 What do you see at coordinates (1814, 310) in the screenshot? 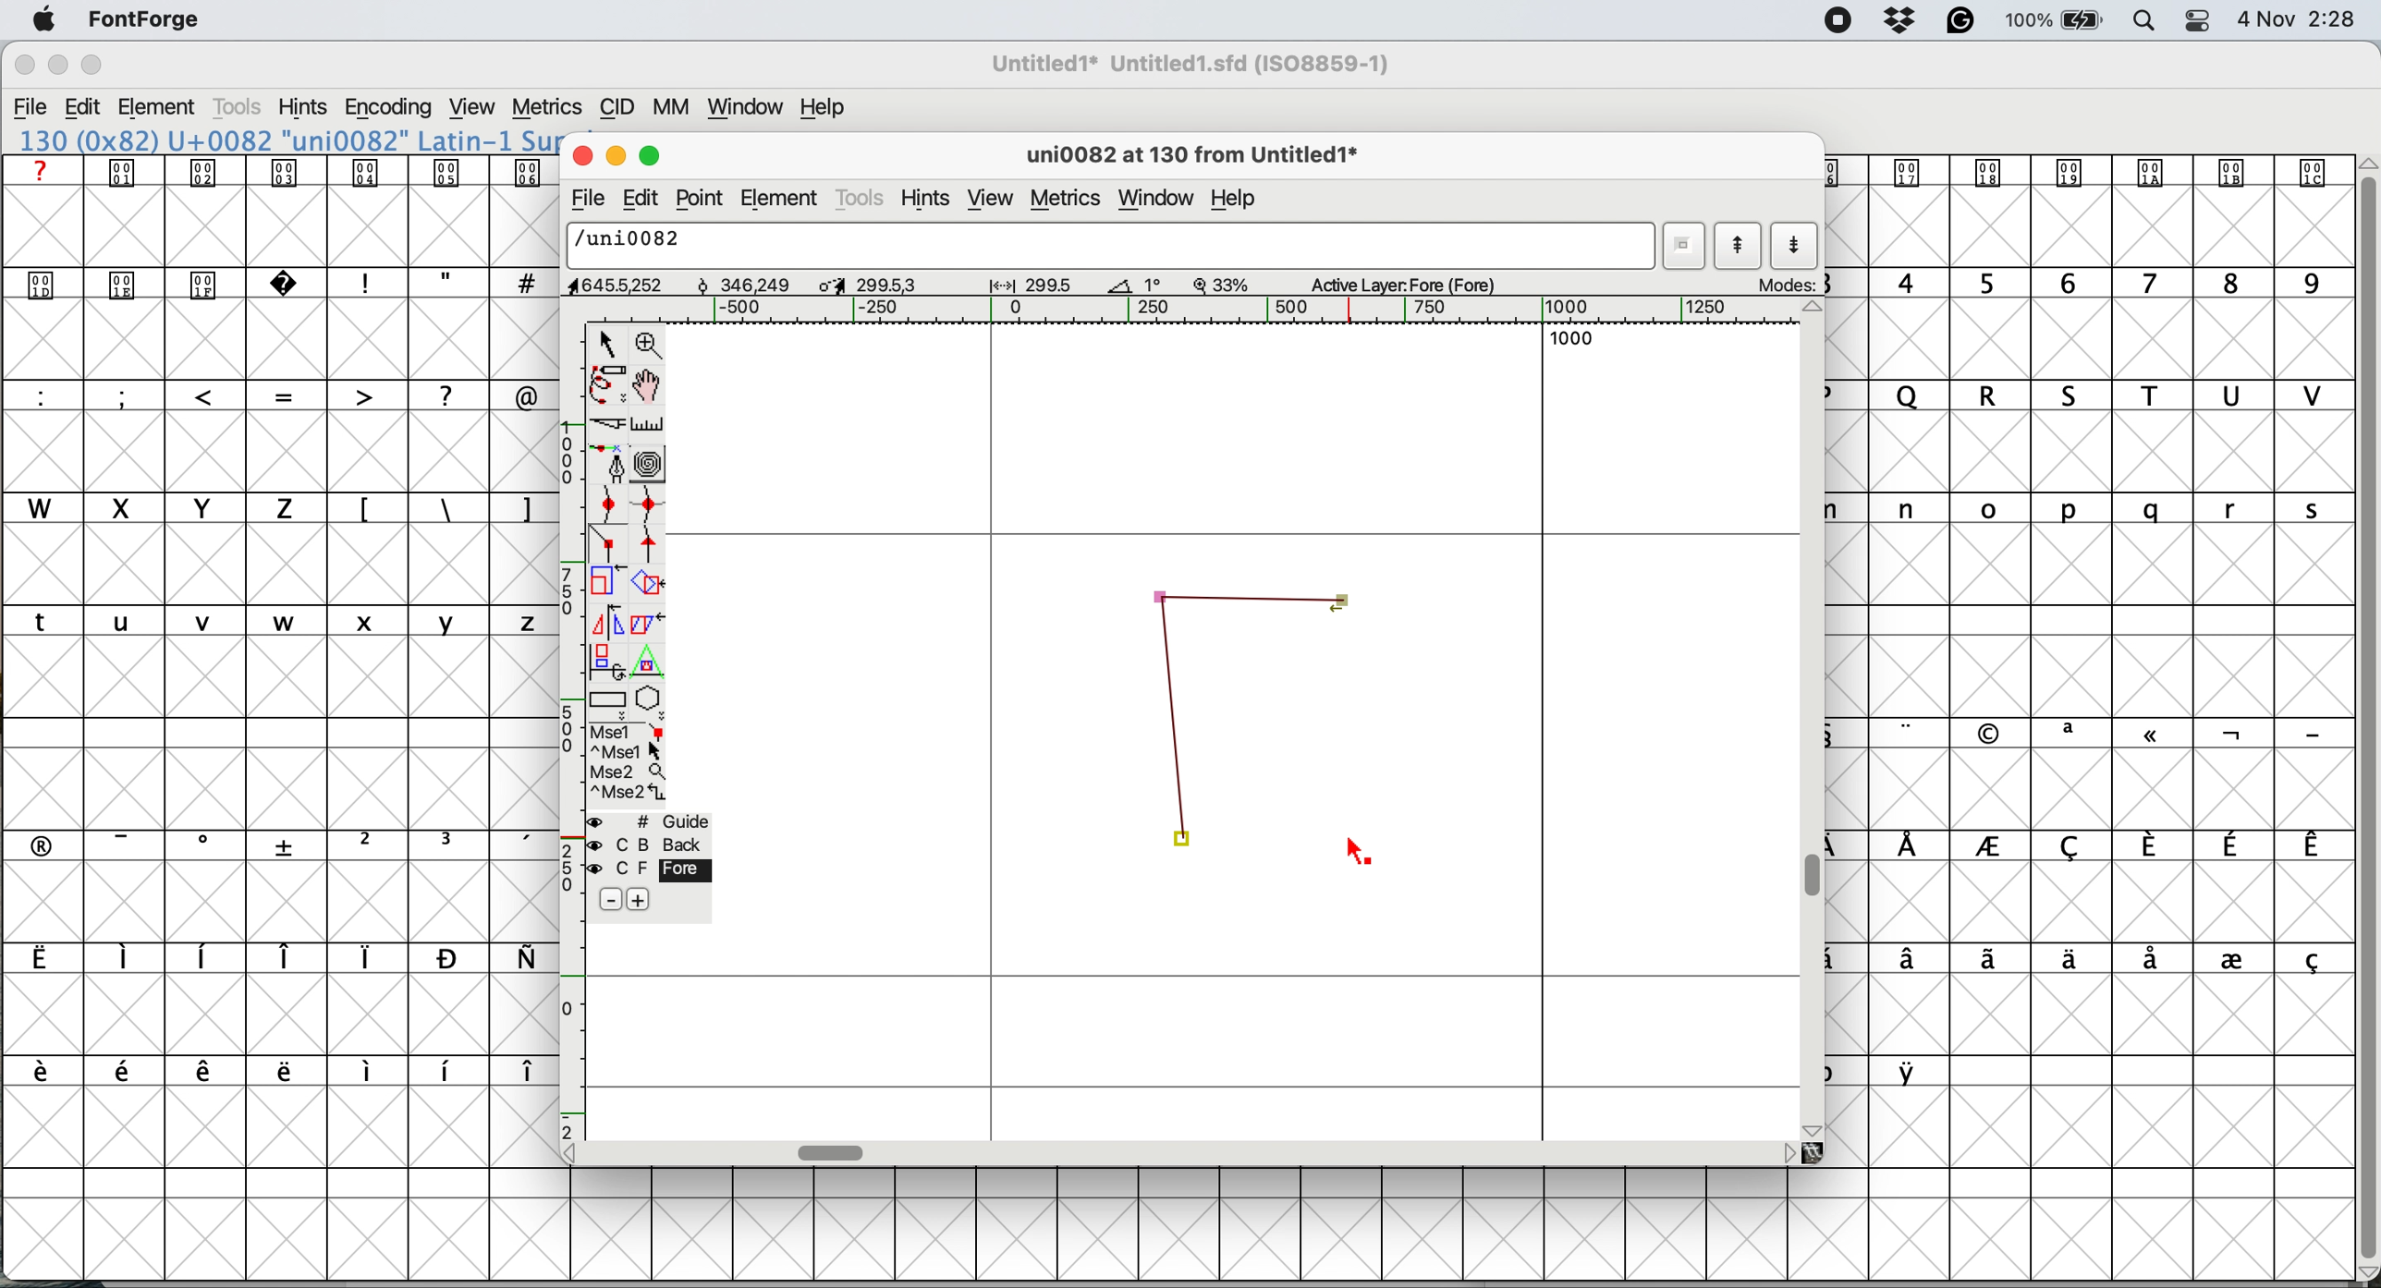
I see `scroll button` at bounding box center [1814, 310].